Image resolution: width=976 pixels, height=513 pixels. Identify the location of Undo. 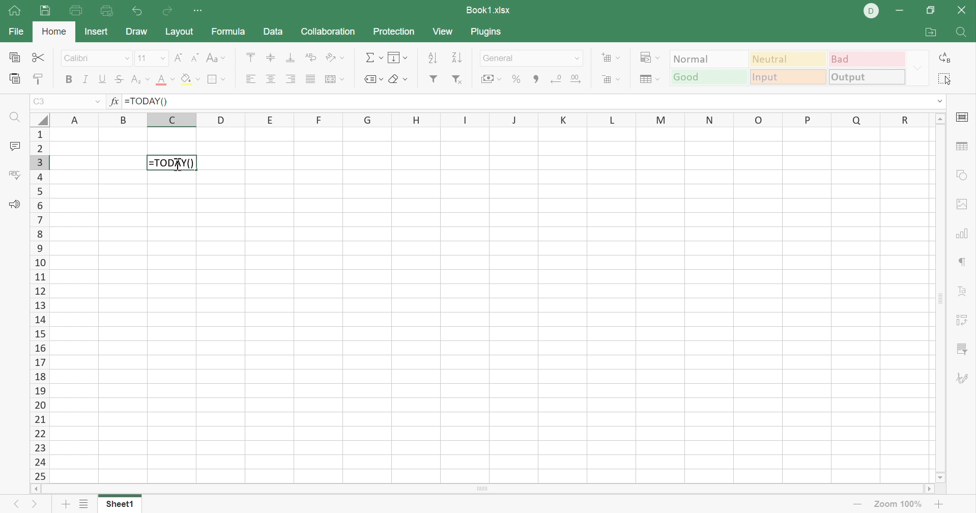
(138, 11).